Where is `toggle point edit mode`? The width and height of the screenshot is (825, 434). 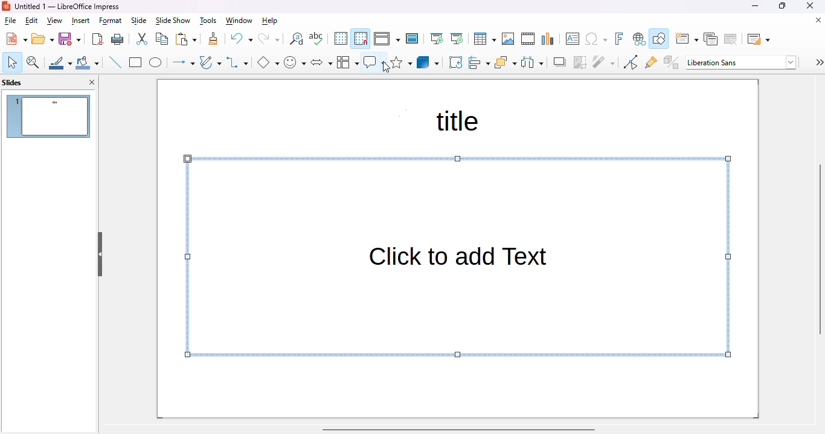
toggle point edit mode is located at coordinates (631, 62).